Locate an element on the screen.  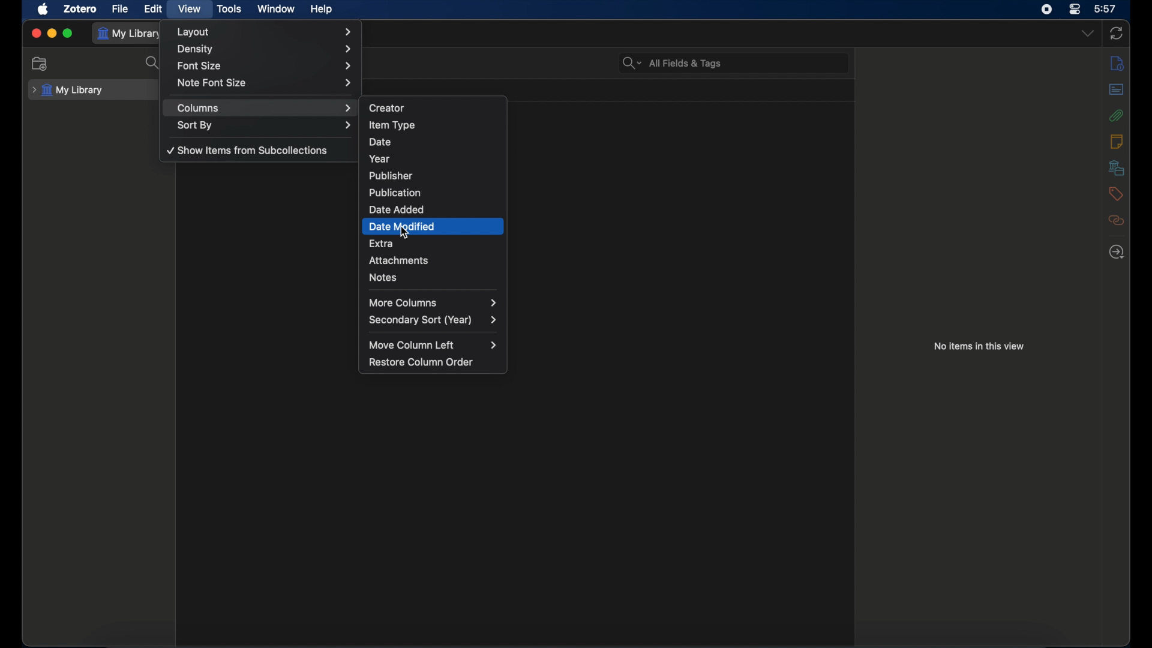
view is located at coordinates (188, 8).